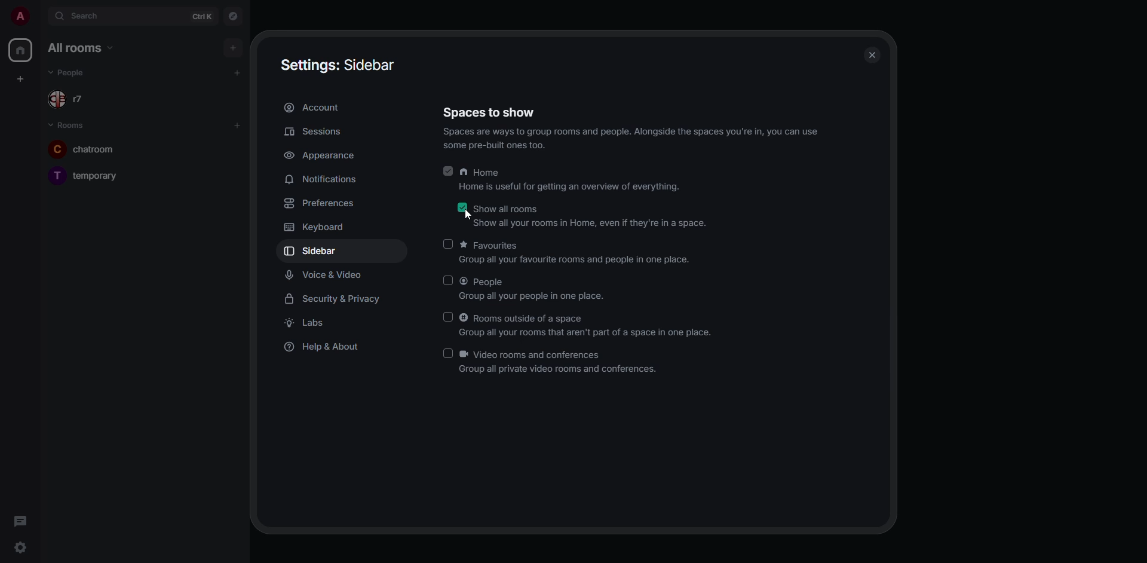 The width and height of the screenshot is (1147, 563). Describe the element at coordinates (326, 348) in the screenshot. I see `help & about` at that location.